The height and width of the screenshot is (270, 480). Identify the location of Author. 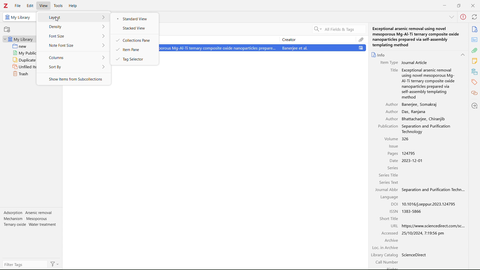
(391, 118).